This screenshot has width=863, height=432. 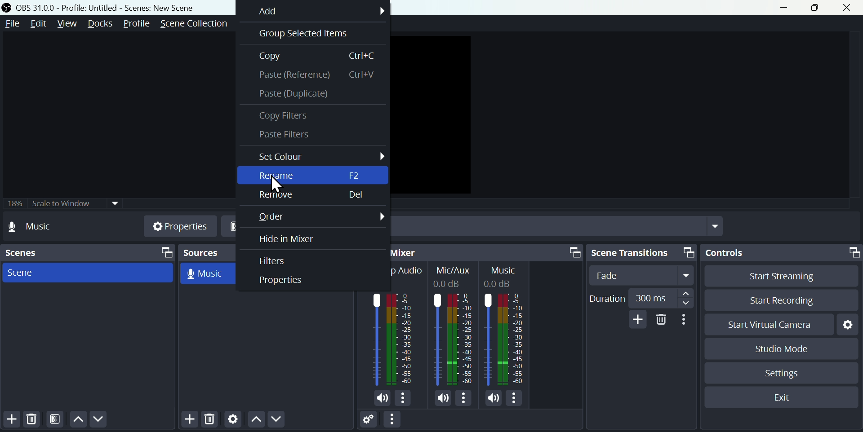 What do you see at coordinates (784, 374) in the screenshot?
I see `Settings` at bounding box center [784, 374].